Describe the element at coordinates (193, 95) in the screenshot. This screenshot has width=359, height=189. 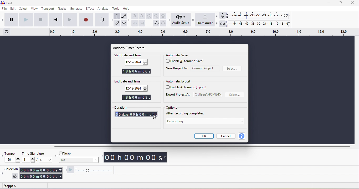
I see `export project as` at that location.